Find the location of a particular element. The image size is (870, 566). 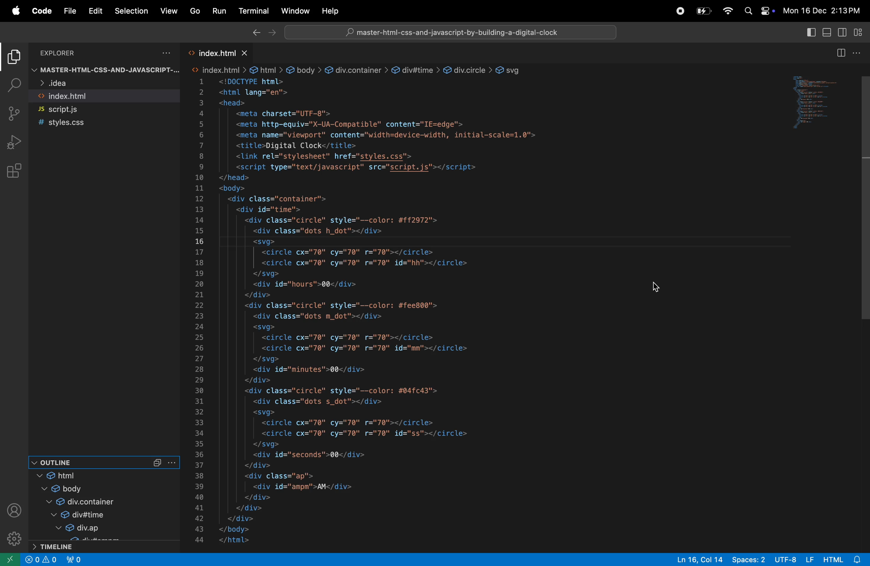

scroll bar is located at coordinates (864, 305).